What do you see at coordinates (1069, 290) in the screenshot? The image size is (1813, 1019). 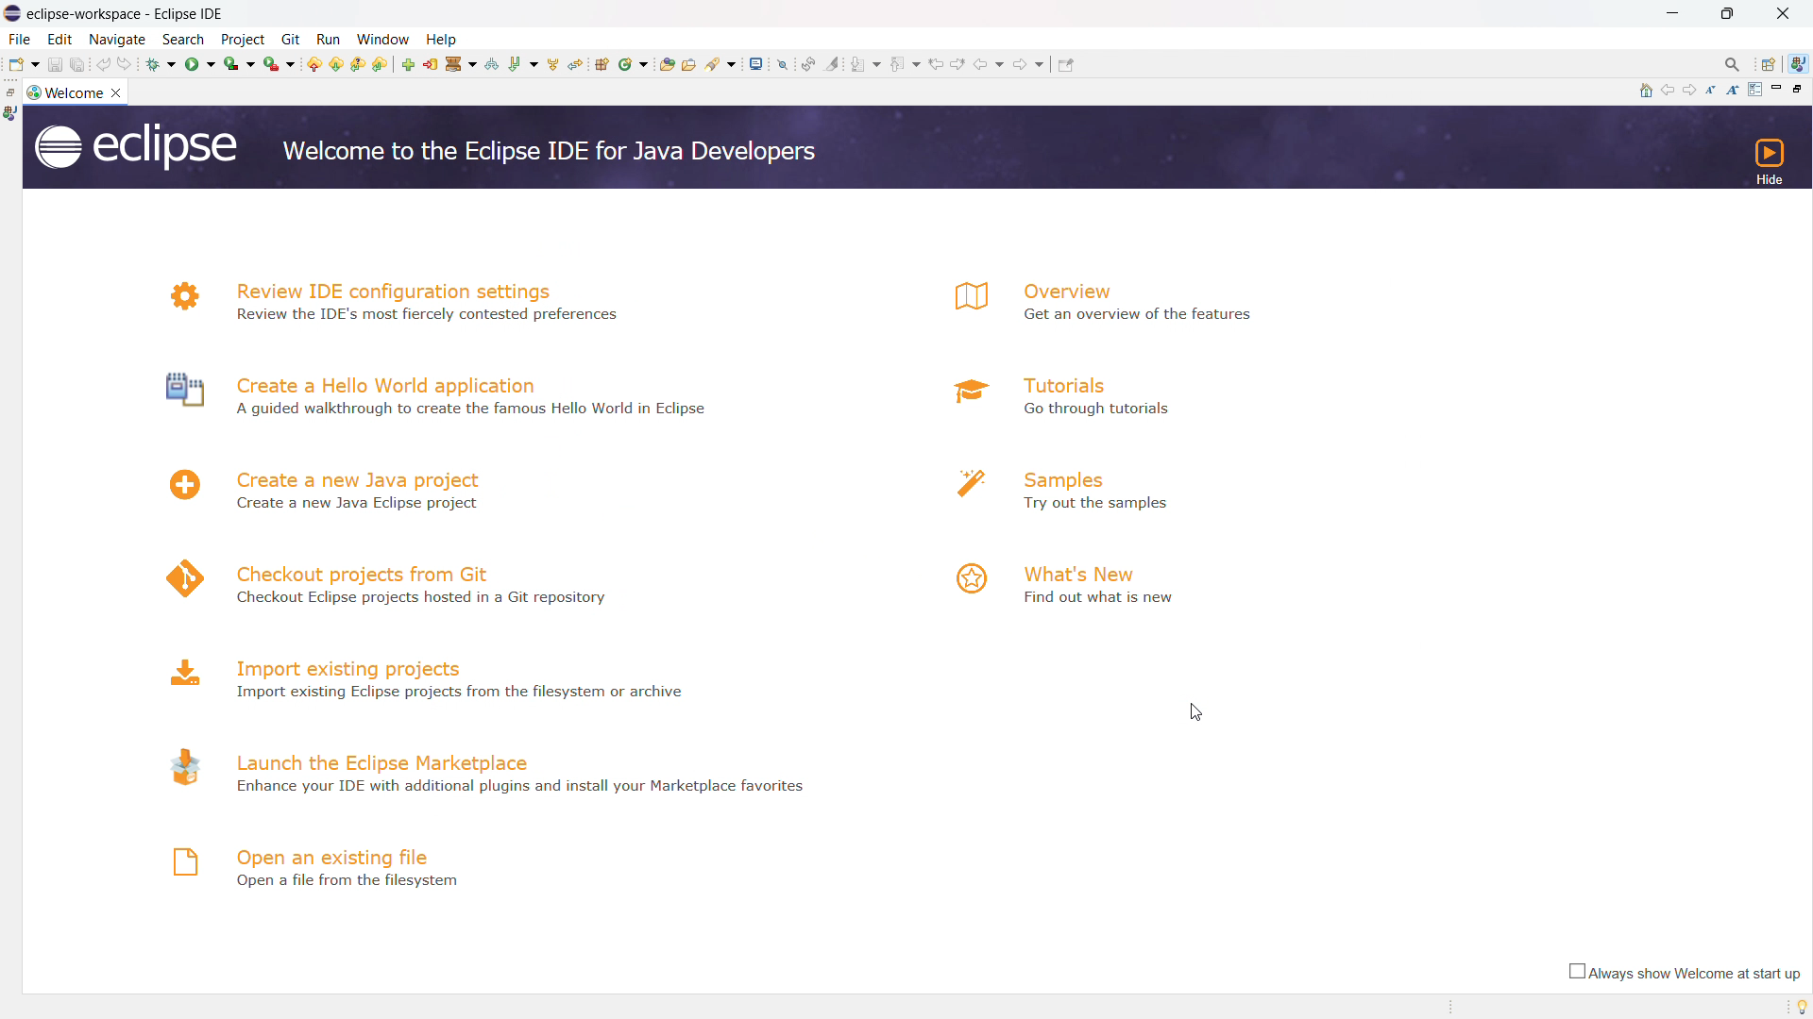 I see `overview` at bounding box center [1069, 290].